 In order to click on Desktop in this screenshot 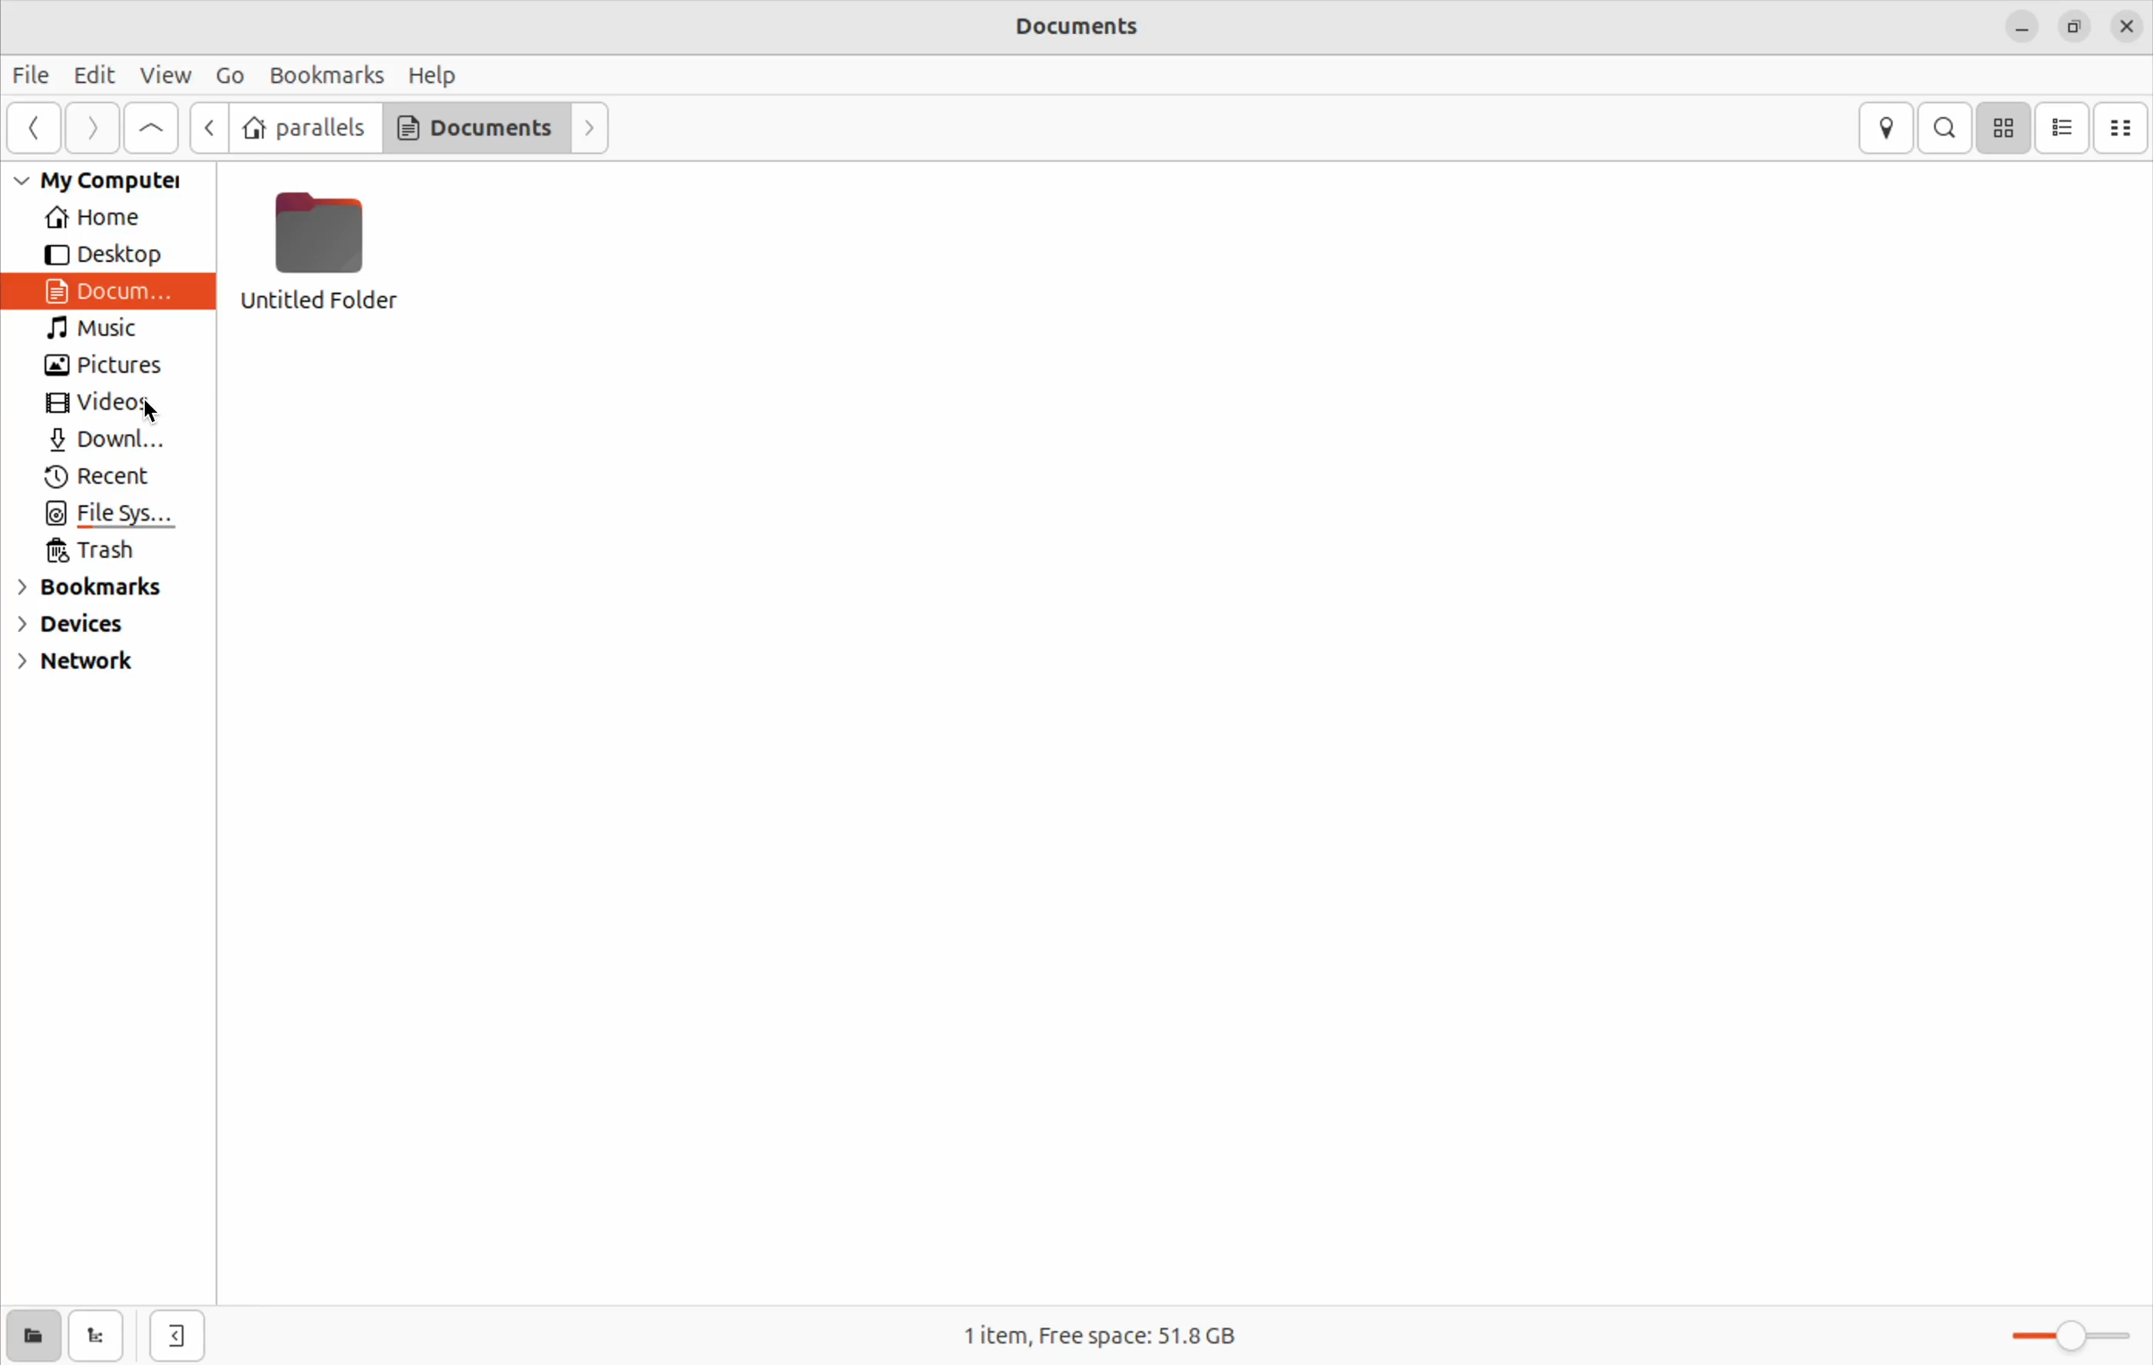, I will do `click(106, 257)`.